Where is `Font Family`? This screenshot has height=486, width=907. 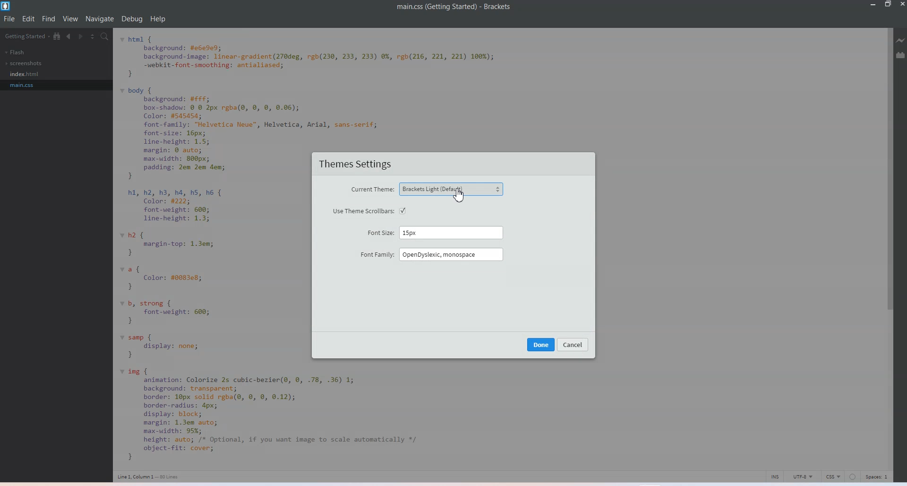
Font Family is located at coordinates (431, 254).